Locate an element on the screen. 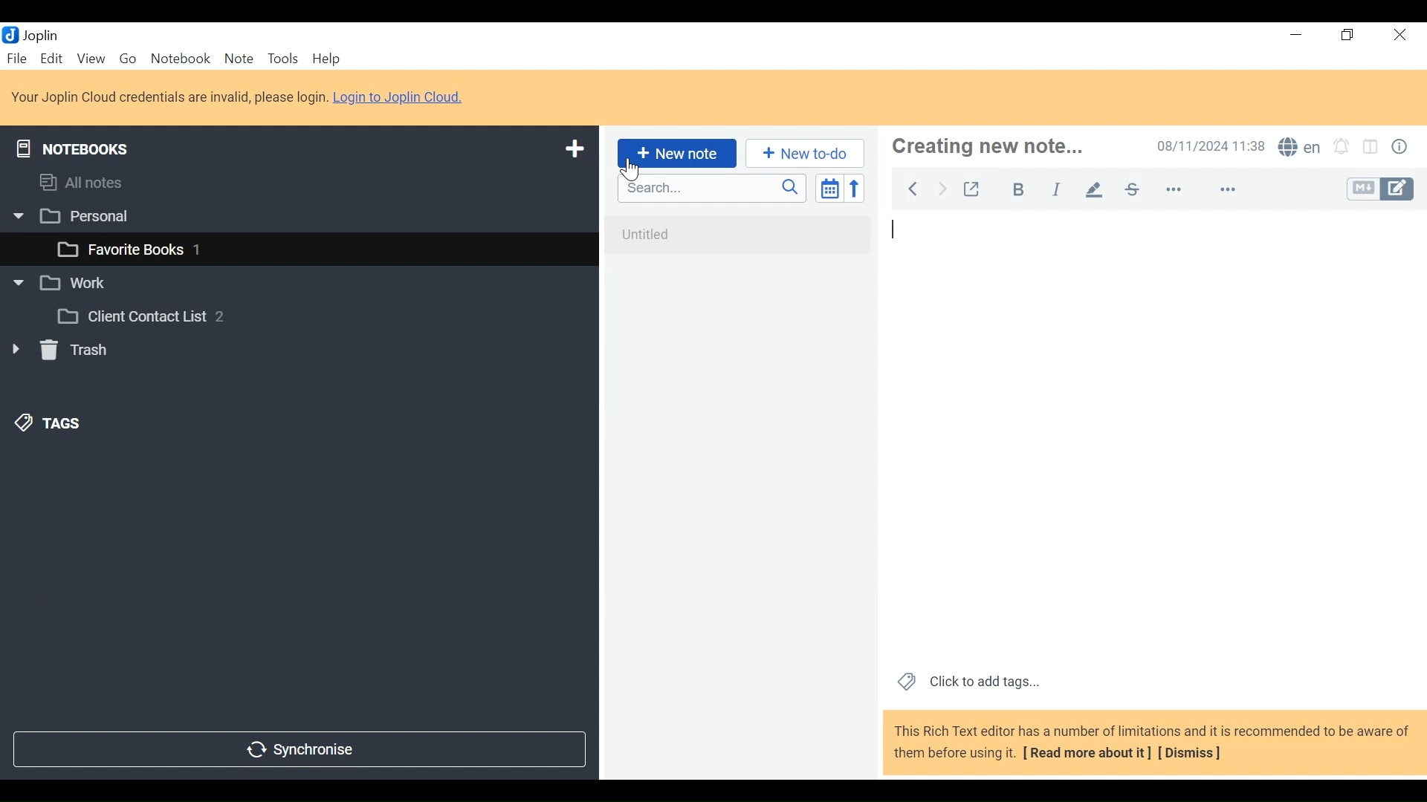  Notebooks is located at coordinates (71, 149).